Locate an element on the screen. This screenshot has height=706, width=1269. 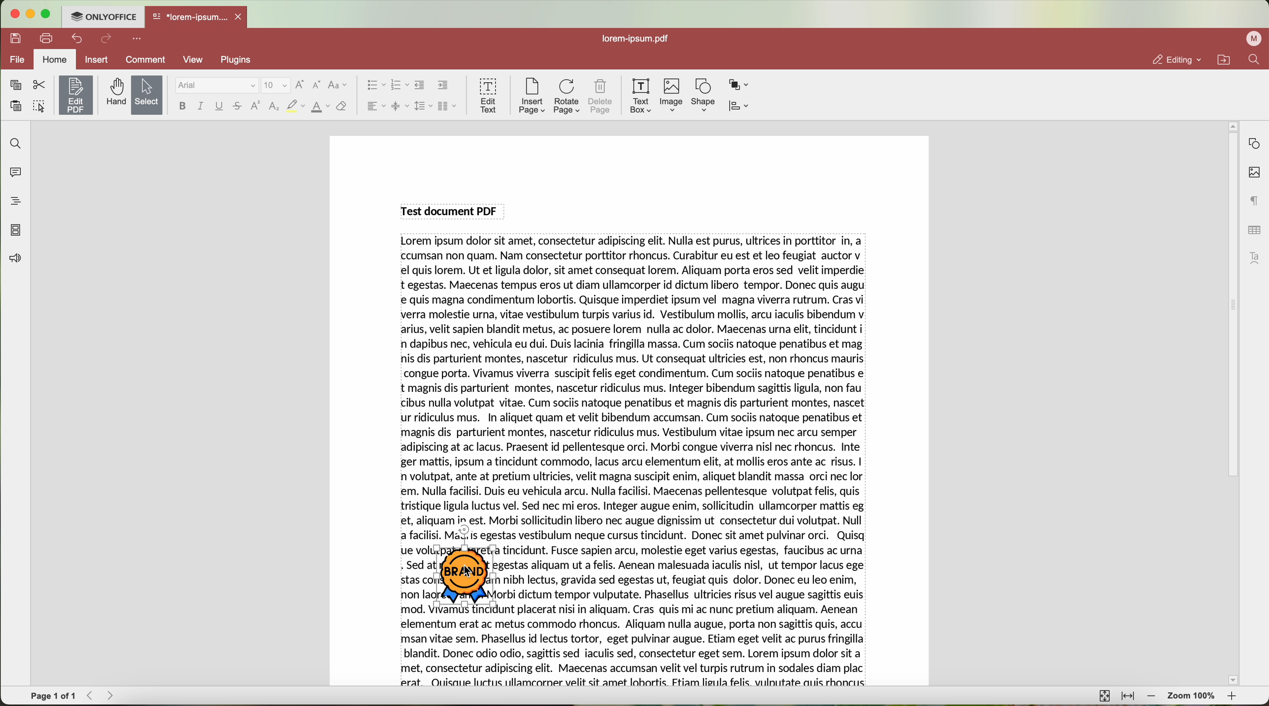
Backward is located at coordinates (93, 695).